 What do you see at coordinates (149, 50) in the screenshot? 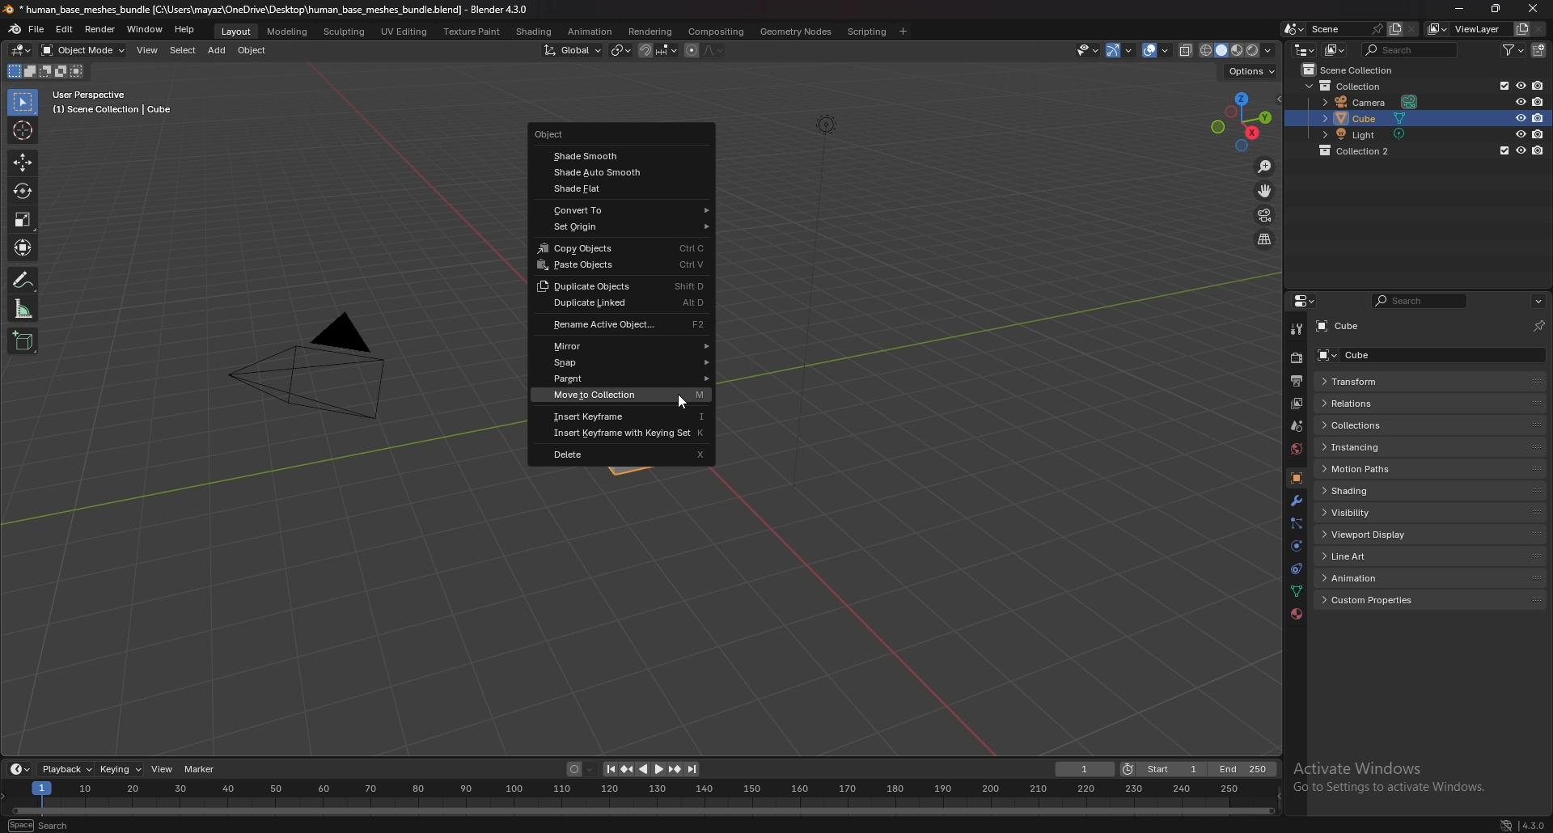
I see `view` at bounding box center [149, 50].